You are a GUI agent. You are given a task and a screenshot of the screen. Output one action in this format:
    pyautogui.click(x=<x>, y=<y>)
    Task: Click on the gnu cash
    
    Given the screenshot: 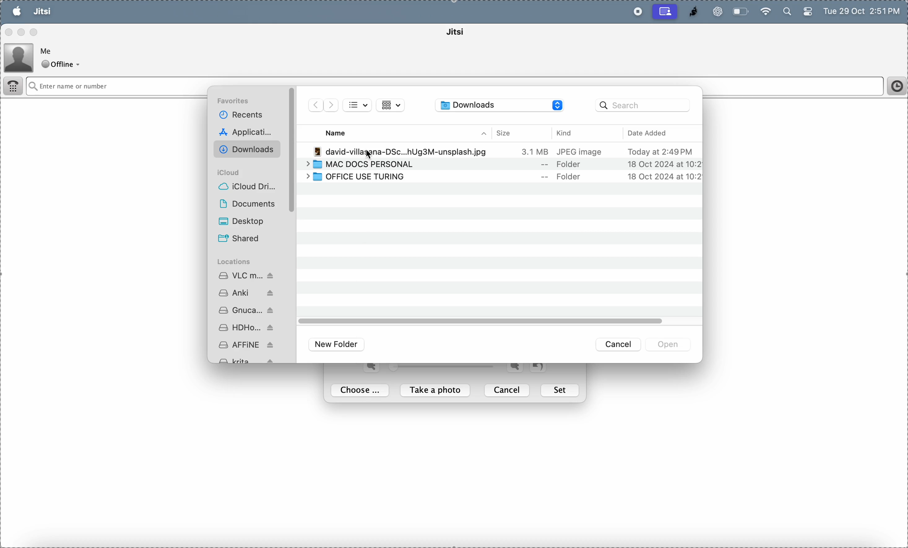 What is the action you would take?
    pyautogui.click(x=251, y=310)
    